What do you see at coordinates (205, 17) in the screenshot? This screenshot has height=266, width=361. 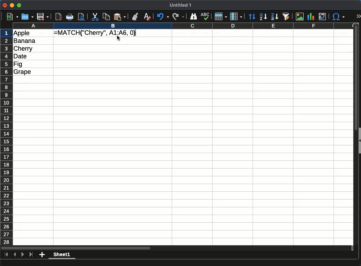 I see `spell check` at bounding box center [205, 17].